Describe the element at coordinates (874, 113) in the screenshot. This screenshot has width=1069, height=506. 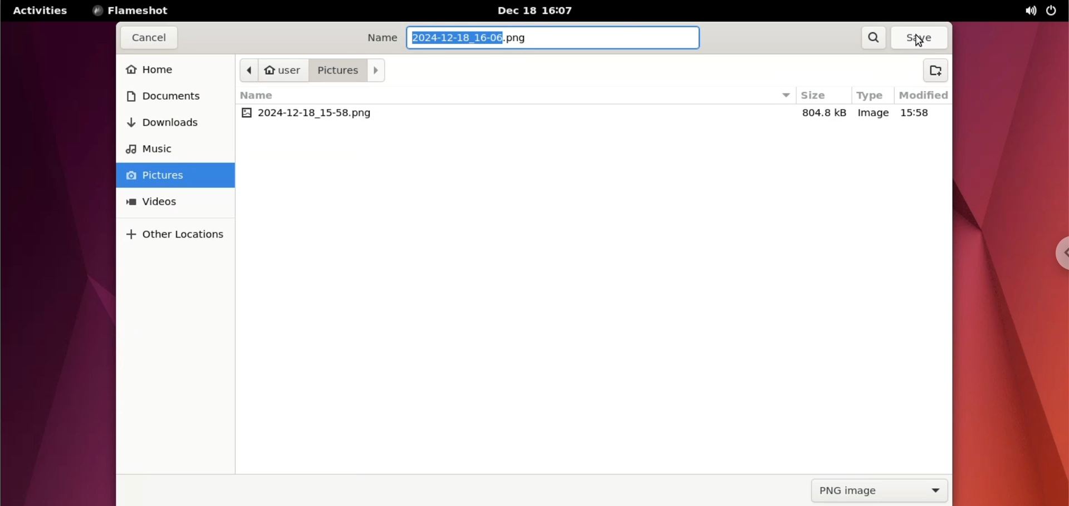
I see `file type` at that location.